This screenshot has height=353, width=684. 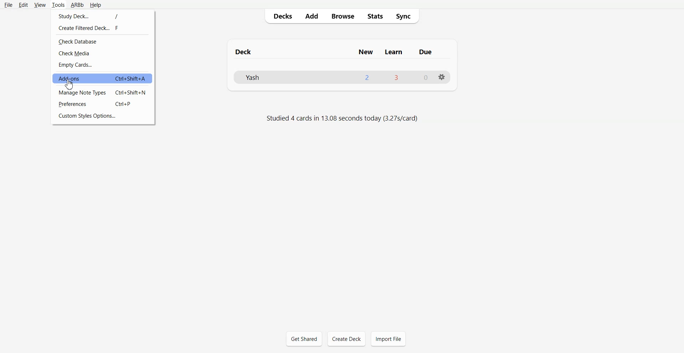 What do you see at coordinates (311, 16) in the screenshot?
I see `Add` at bounding box center [311, 16].